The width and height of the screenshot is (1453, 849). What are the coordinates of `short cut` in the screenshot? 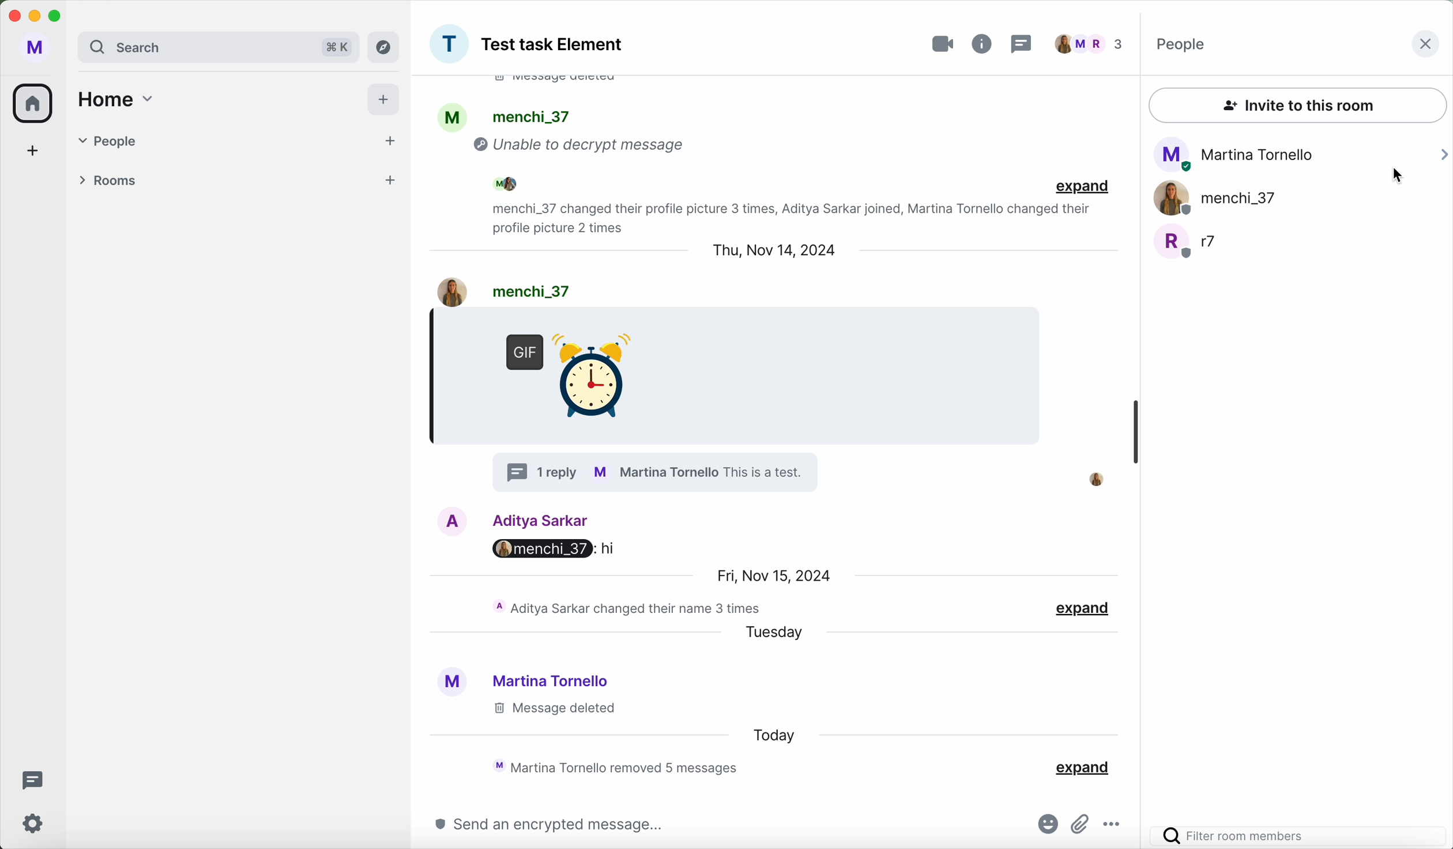 It's located at (330, 48).